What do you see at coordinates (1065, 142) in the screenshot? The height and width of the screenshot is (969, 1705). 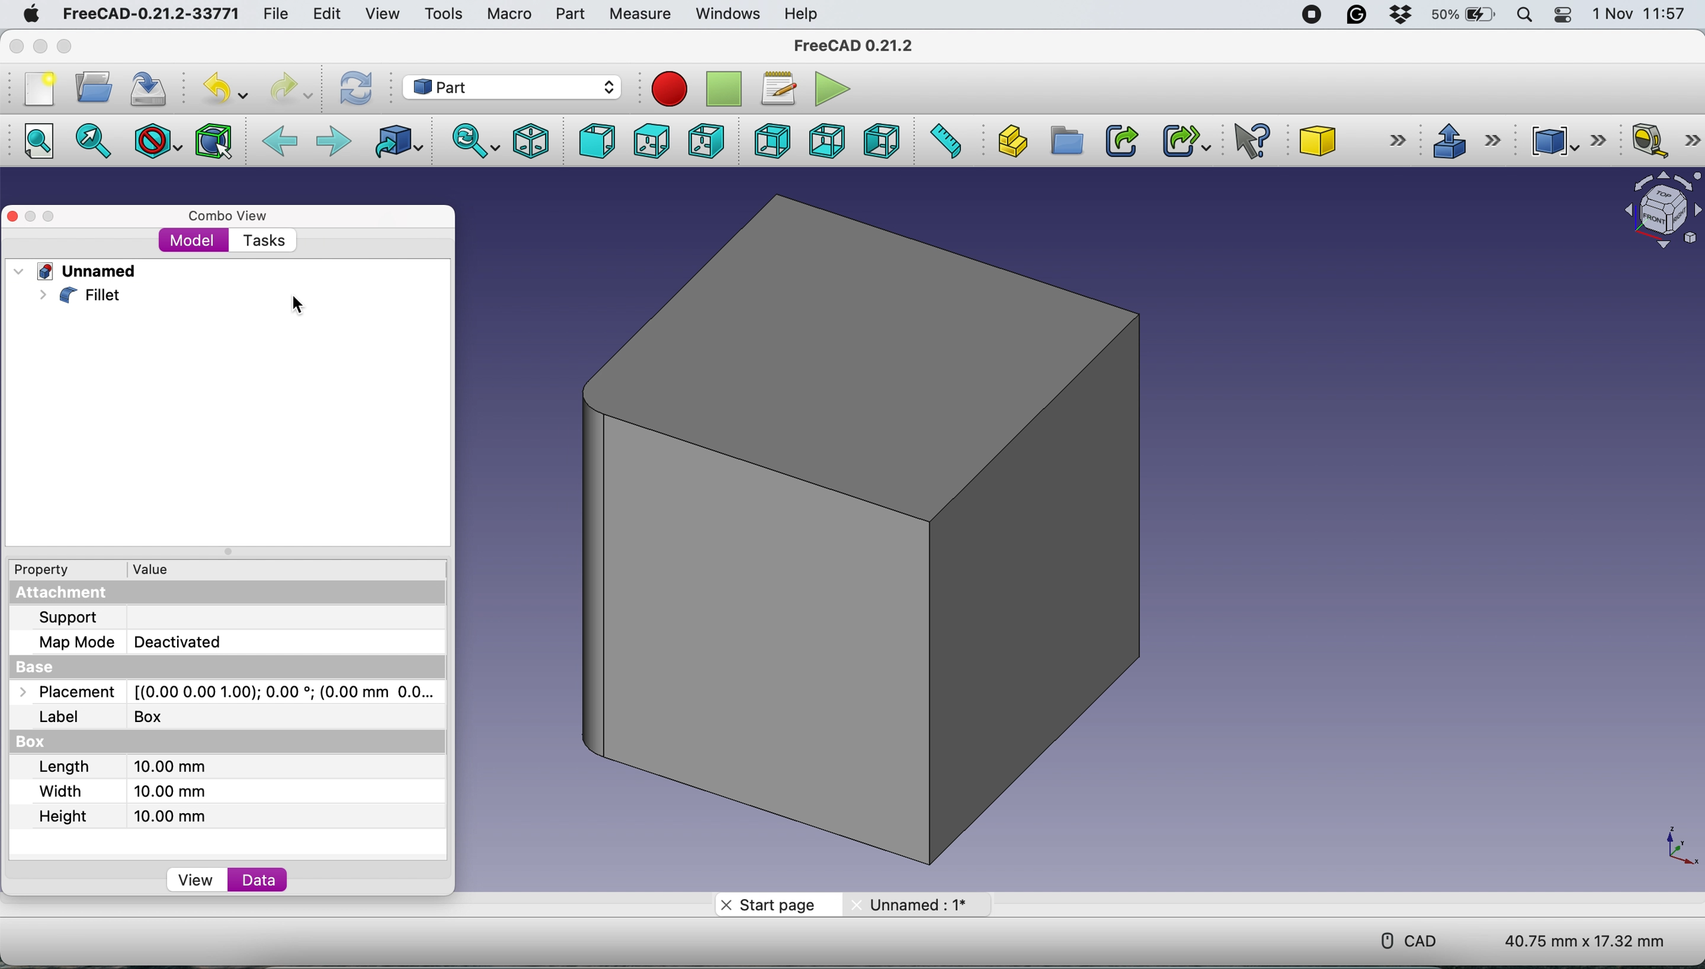 I see `create group` at bounding box center [1065, 142].